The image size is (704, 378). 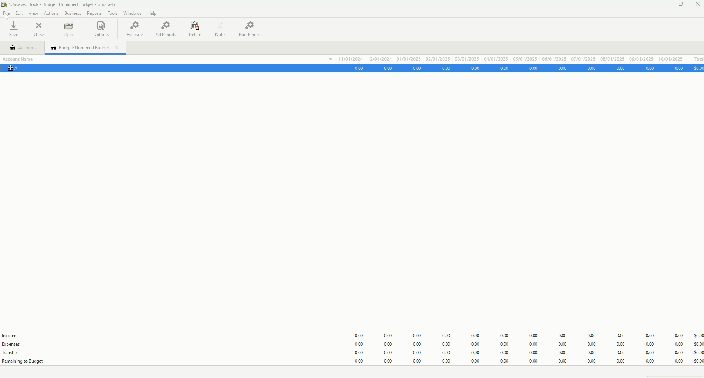 I want to click on Run Report, so click(x=253, y=28).